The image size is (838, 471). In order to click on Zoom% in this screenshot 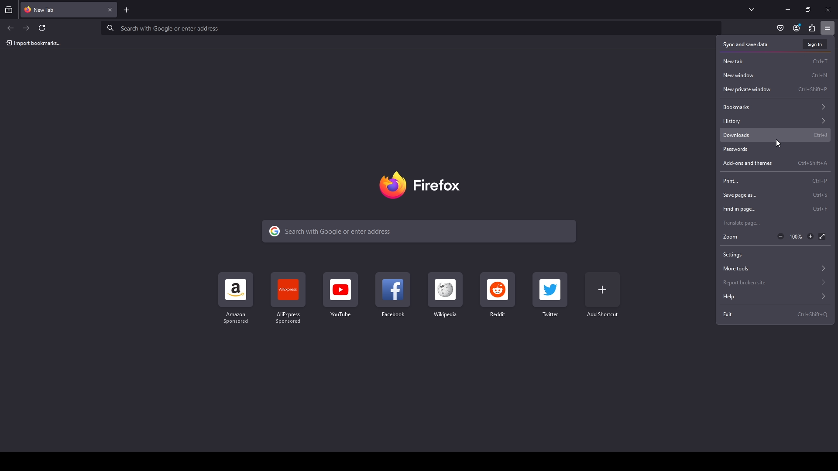, I will do `click(797, 236)`.